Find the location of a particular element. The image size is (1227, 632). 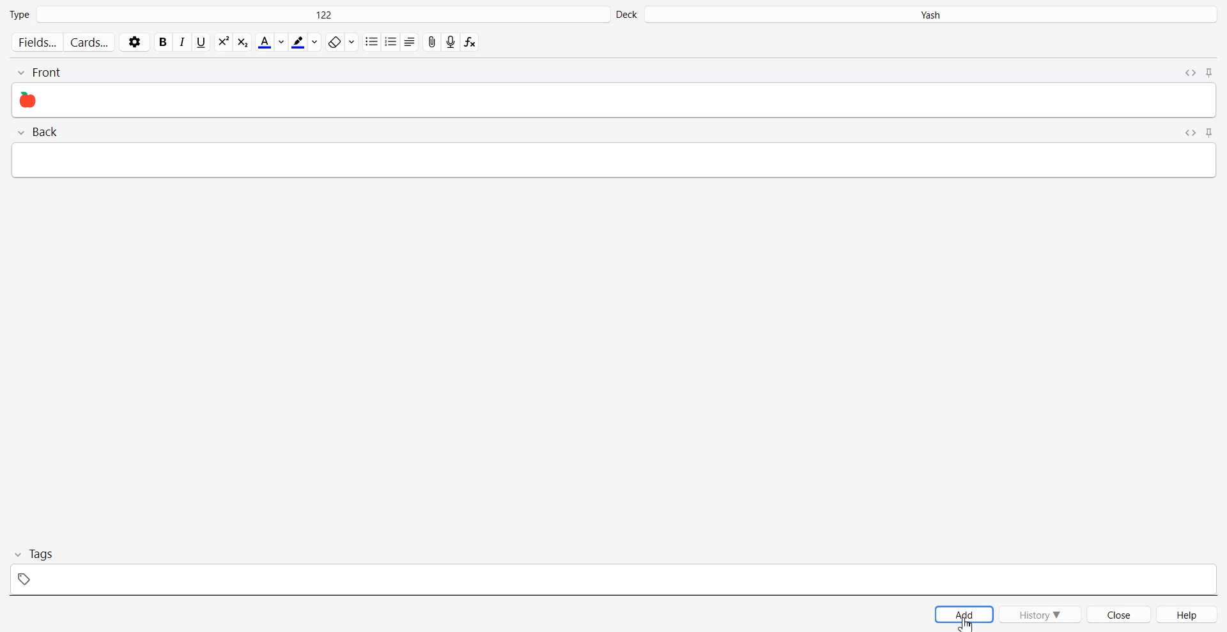

Record audio is located at coordinates (451, 42).